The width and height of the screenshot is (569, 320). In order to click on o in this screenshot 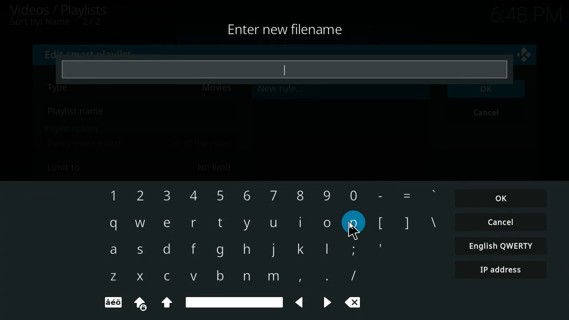, I will do `click(327, 222)`.